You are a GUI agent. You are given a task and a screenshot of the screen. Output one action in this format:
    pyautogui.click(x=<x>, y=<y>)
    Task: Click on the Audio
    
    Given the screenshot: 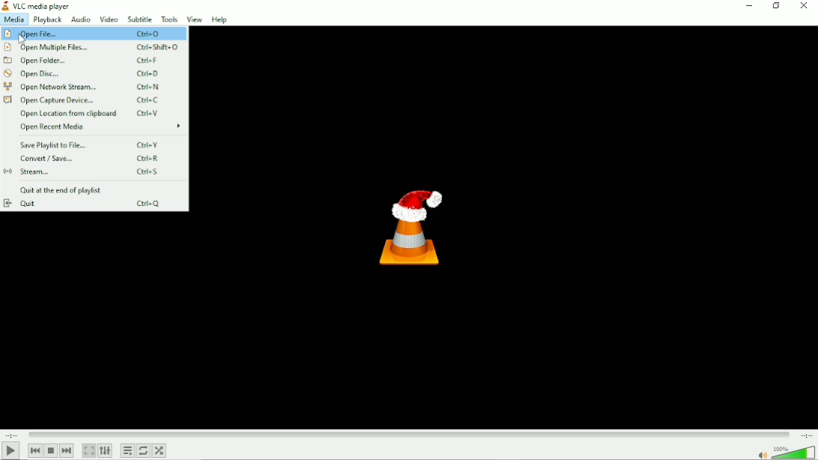 What is the action you would take?
    pyautogui.click(x=80, y=19)
    